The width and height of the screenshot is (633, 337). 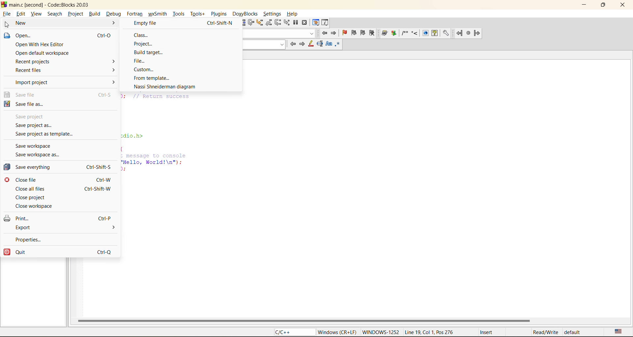 What do you see at coordinates (76, 14) in the screenshot?
I see `project` at bounding box center [76, 14].